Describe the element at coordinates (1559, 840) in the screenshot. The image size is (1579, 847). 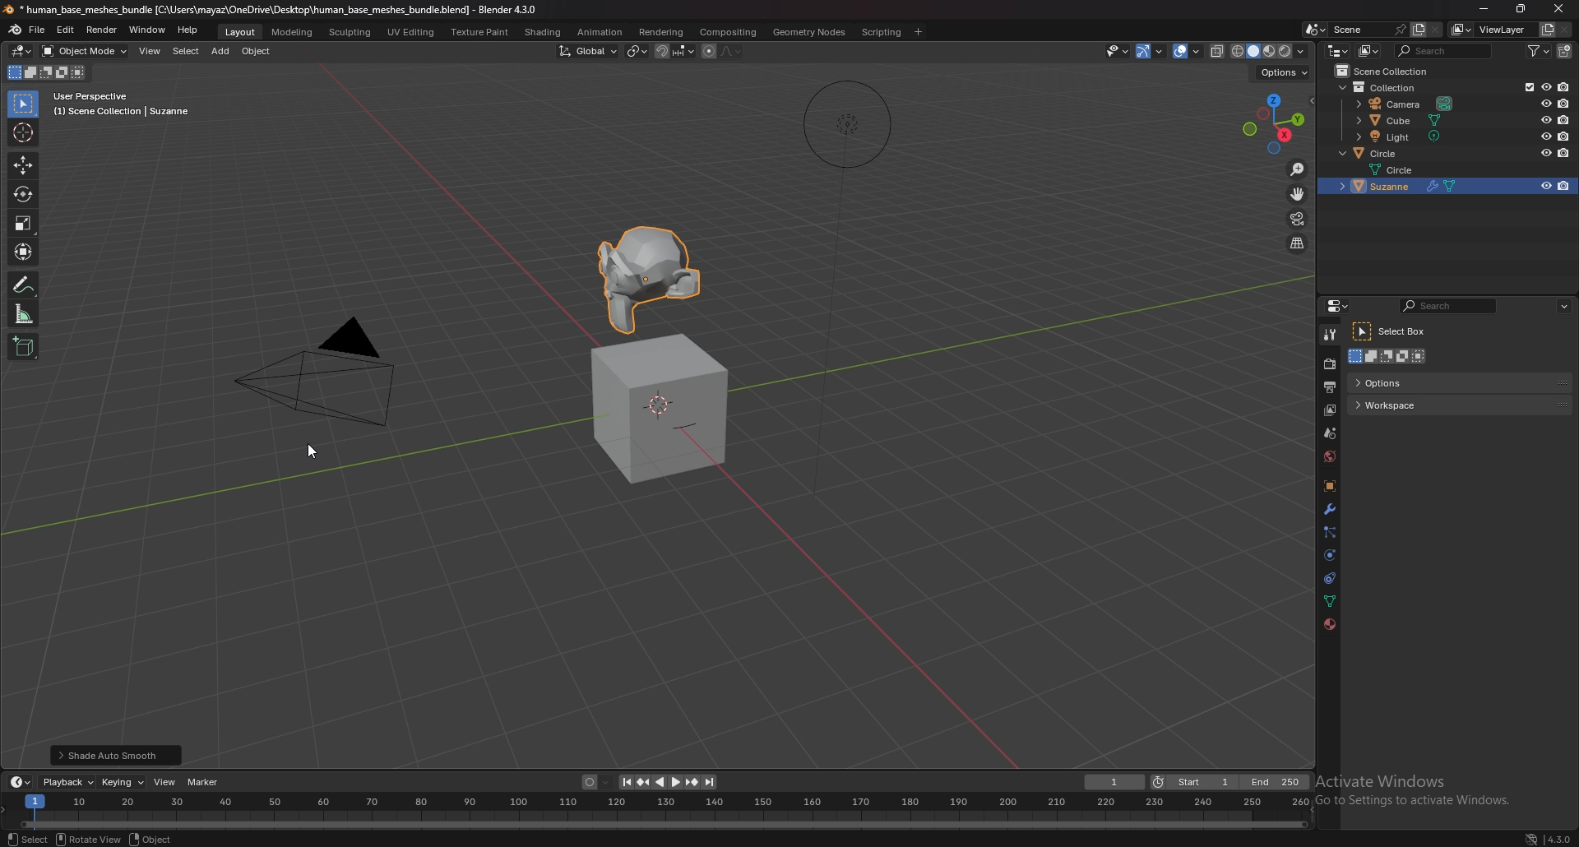
I see `version` at that location.